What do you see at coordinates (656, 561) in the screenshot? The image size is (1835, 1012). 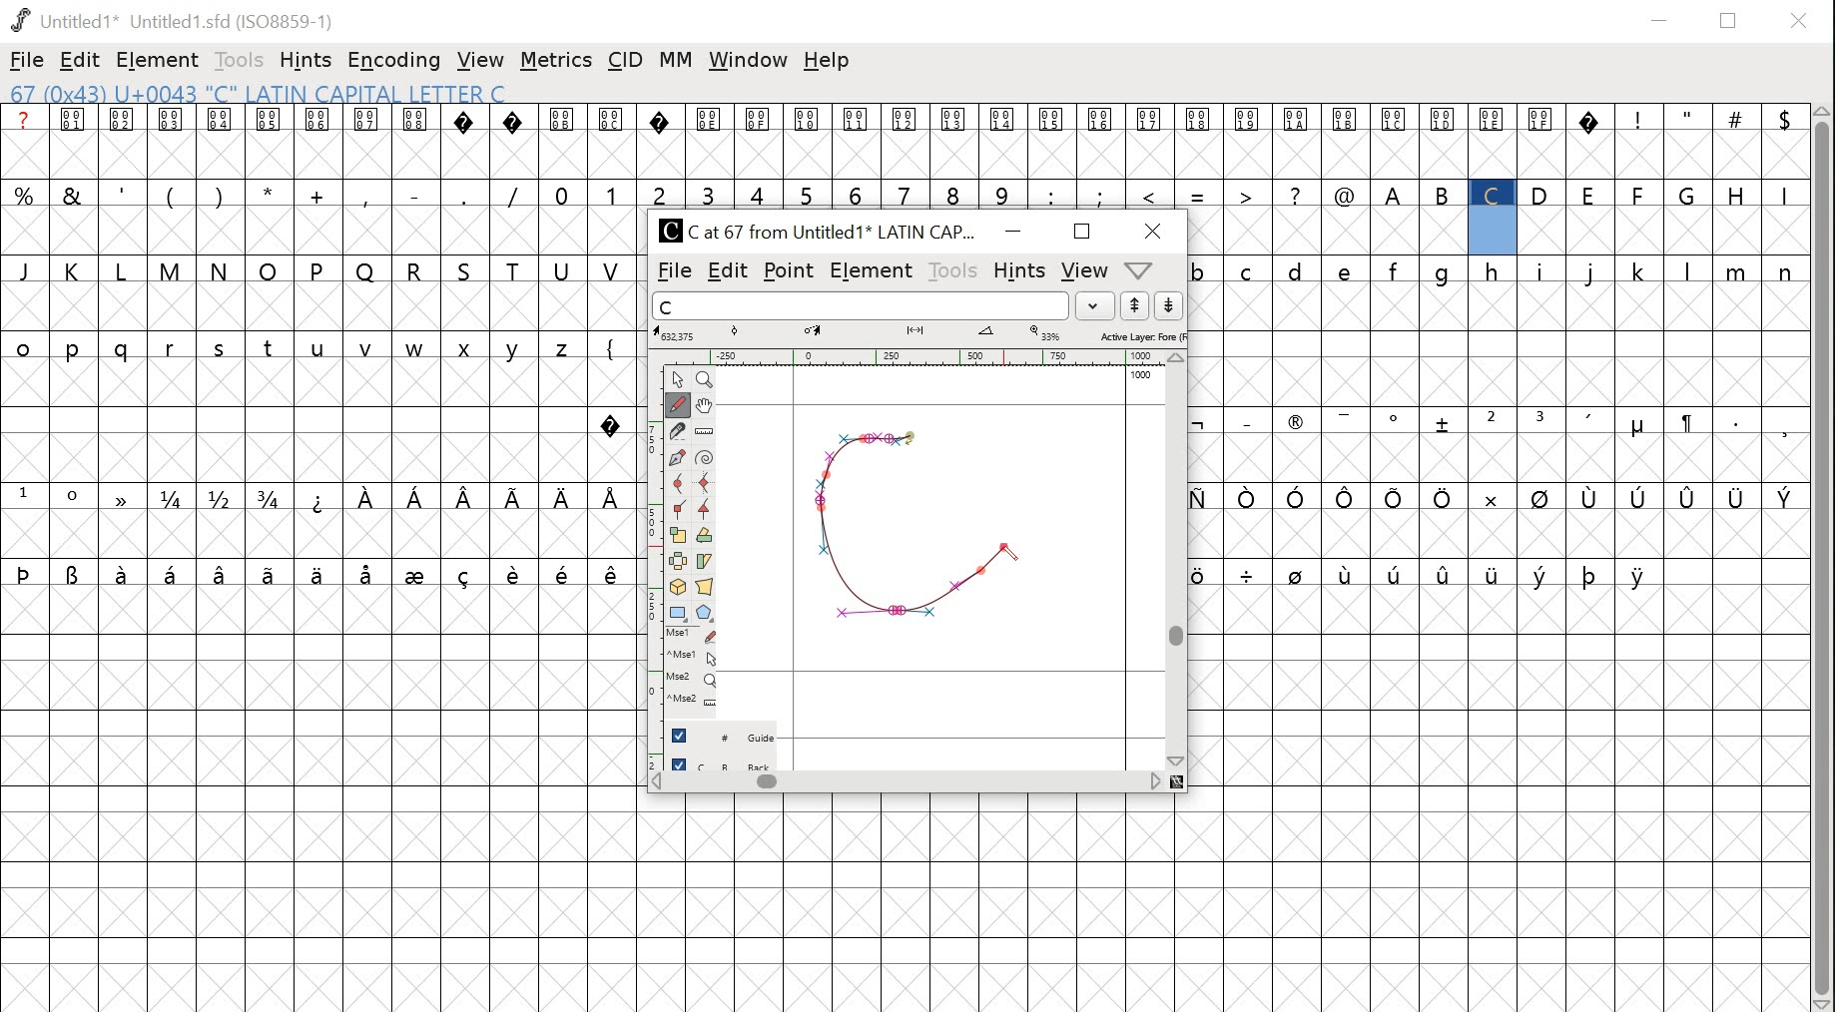 I see `ruler` at bounding box center [656, 561].